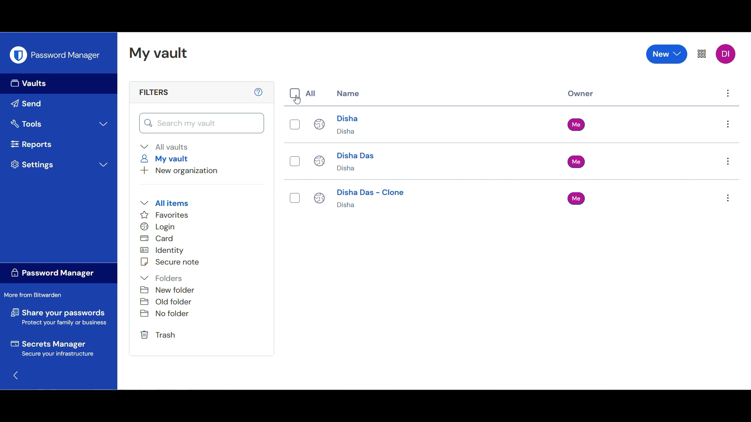 Image resolution: width=751 pixels, height=422 pixels. I want to click on My vault, so click(167, 159).